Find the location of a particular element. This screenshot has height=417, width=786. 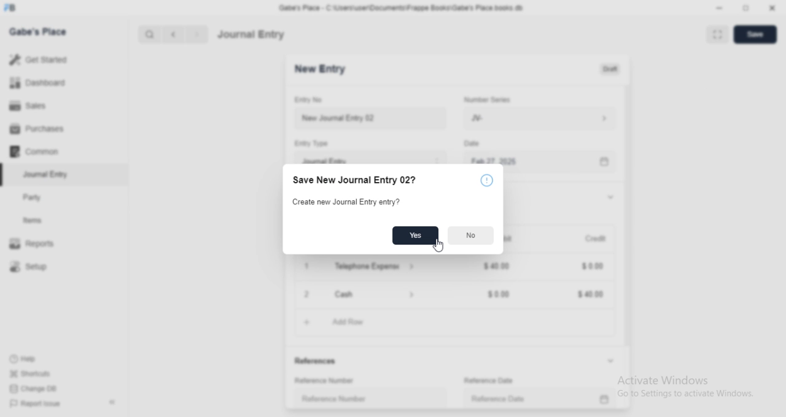

Yes is located at coordinates (416, 235).